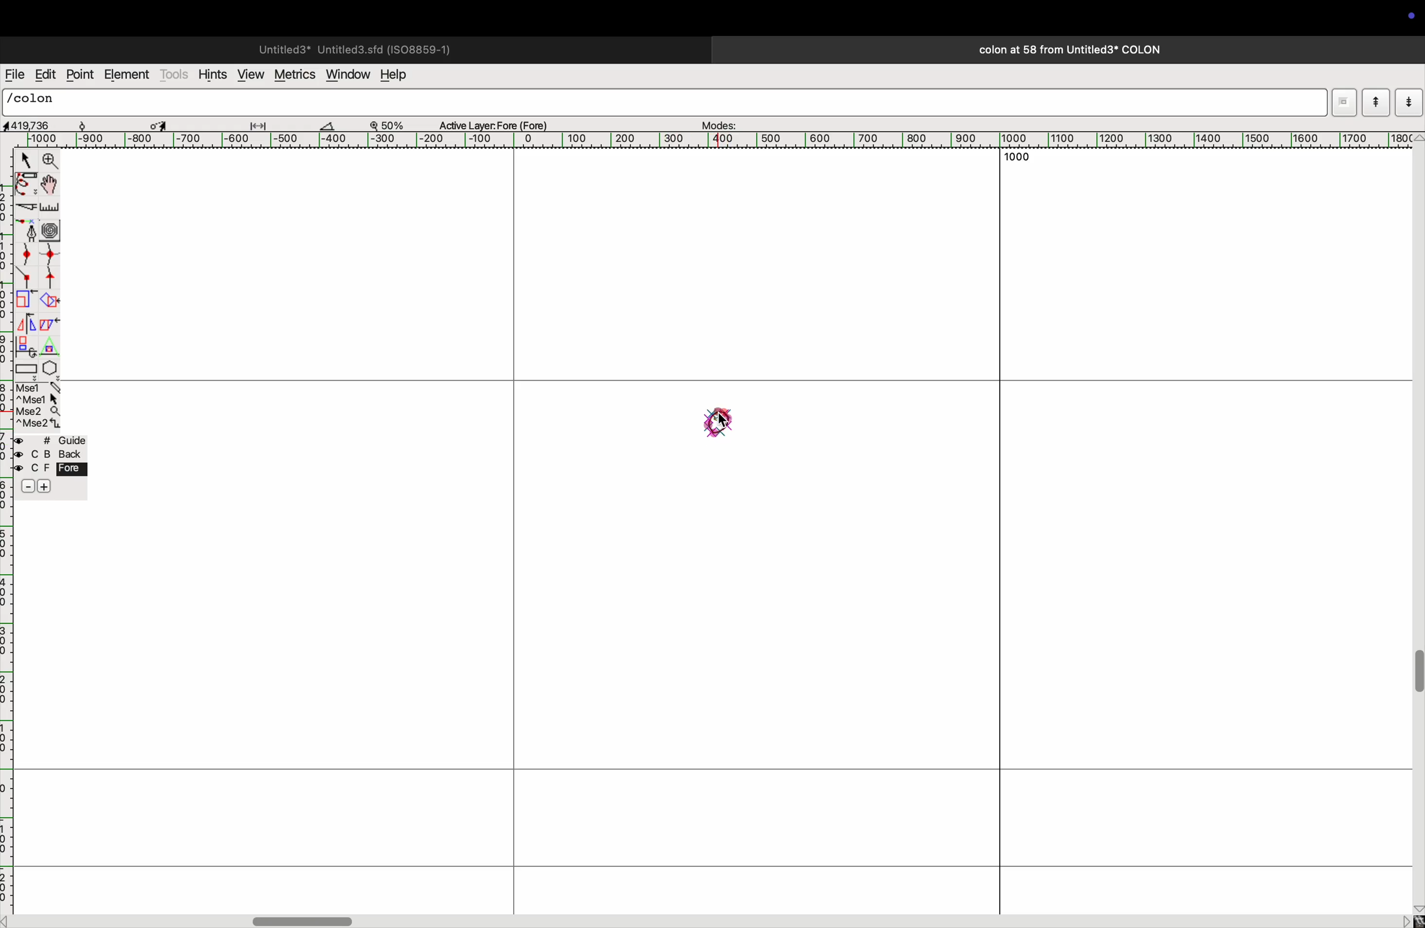 This screenshot has width=1425, height=928. I want to click on toggle, so click(159, 123).